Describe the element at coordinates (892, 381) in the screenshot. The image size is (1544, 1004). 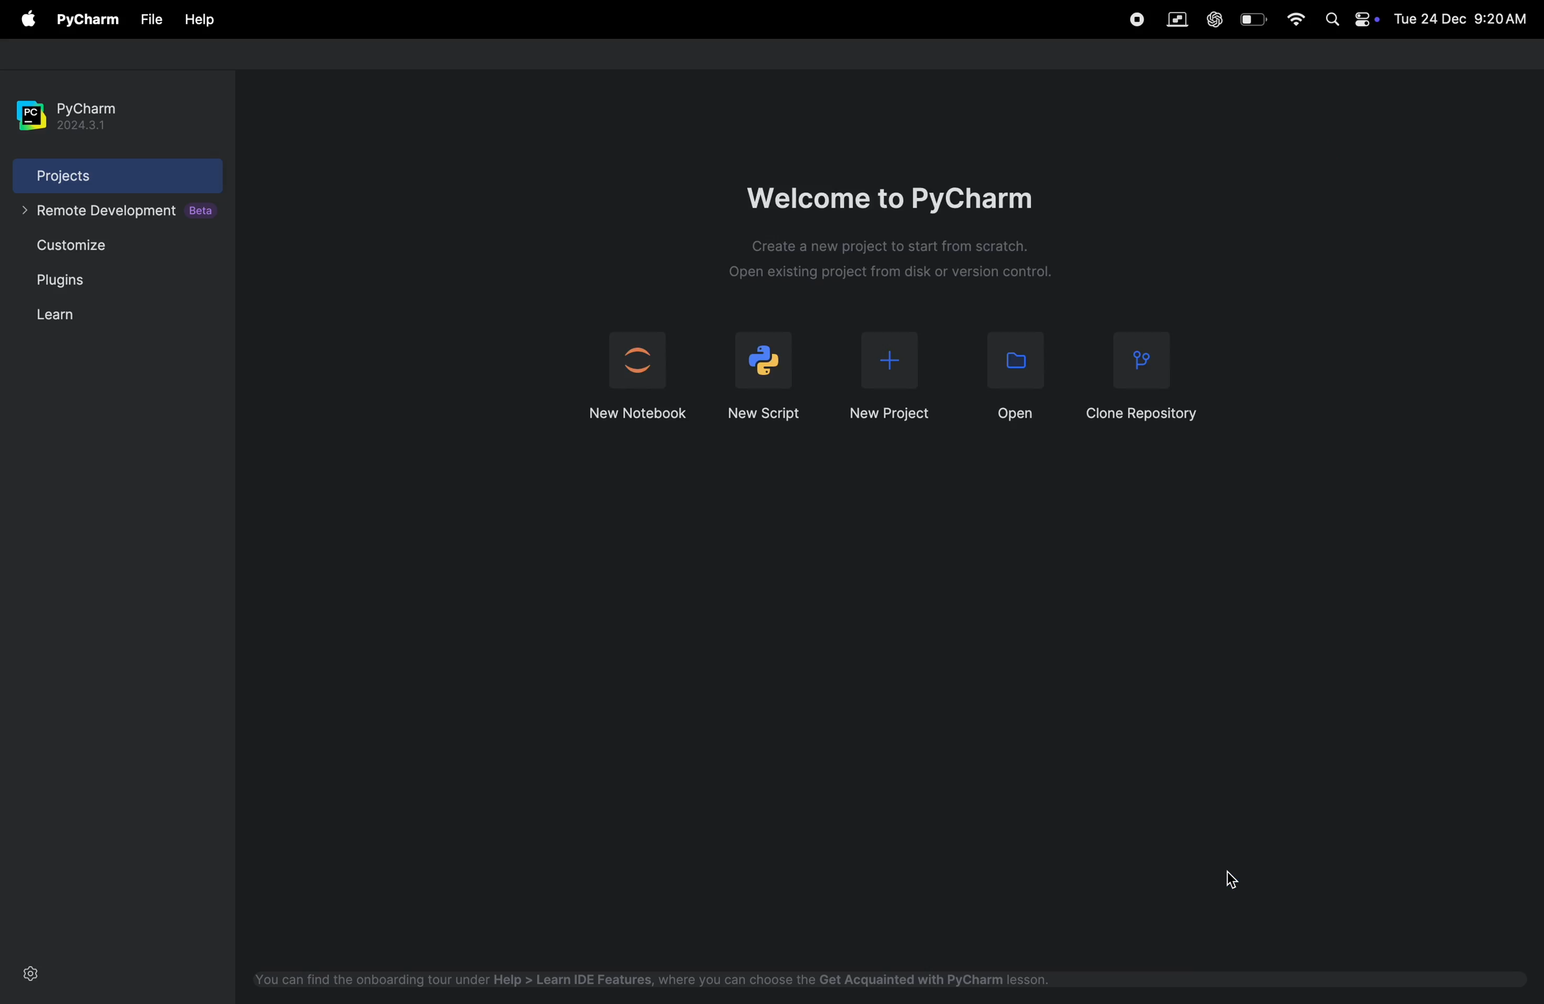
I see `new project` at that location.